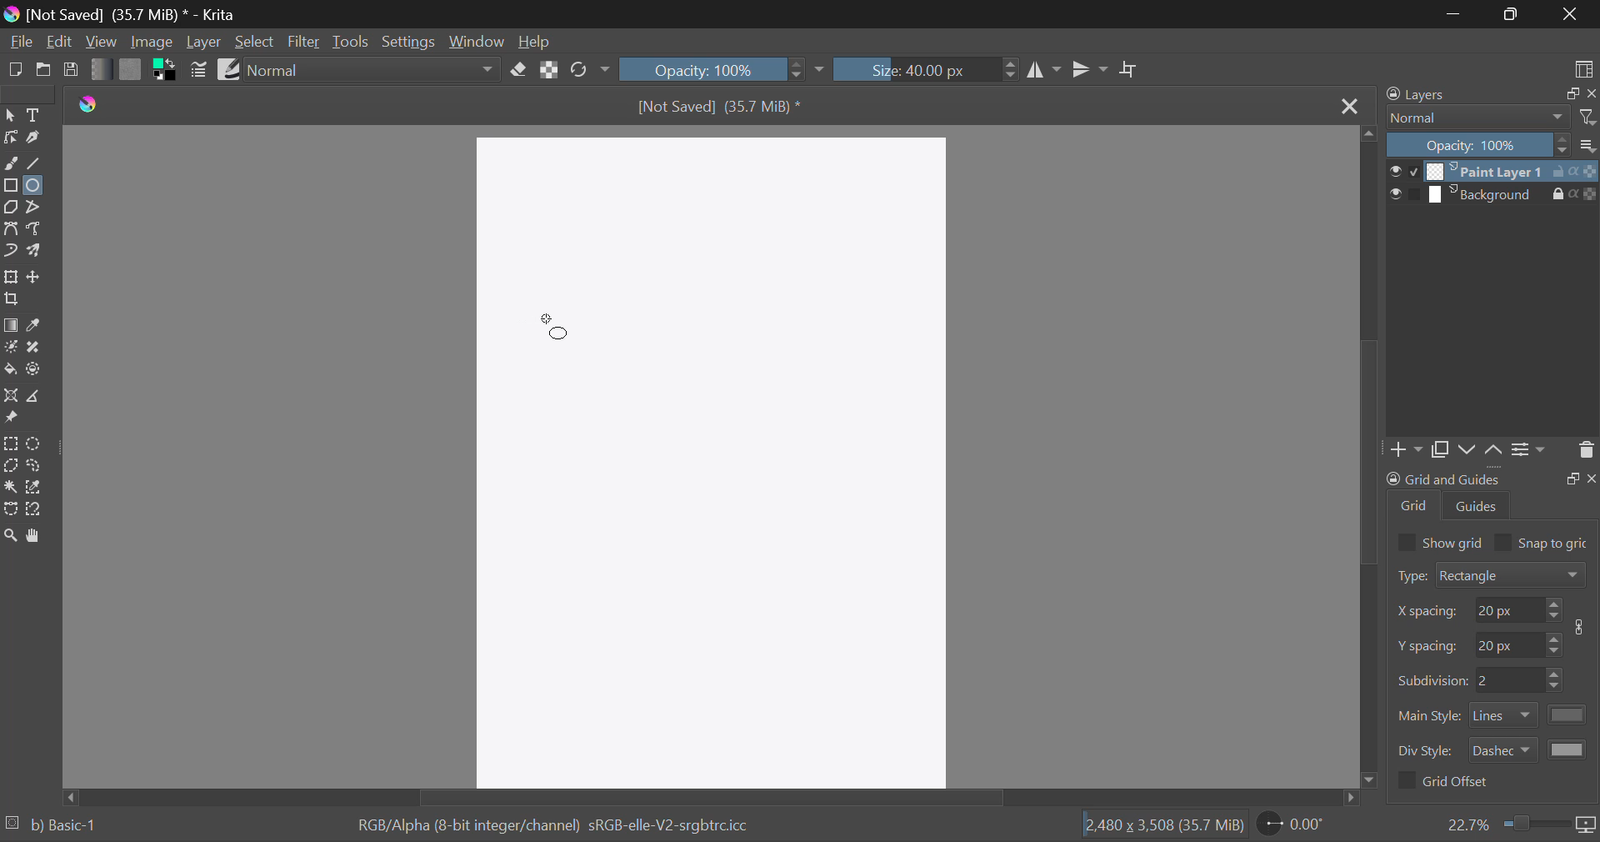 This screenshot has width=1600, height=842. What do you see at coordinates (537, 43) in the screenshot?
I see `Help` at bounding box center [537, 43].